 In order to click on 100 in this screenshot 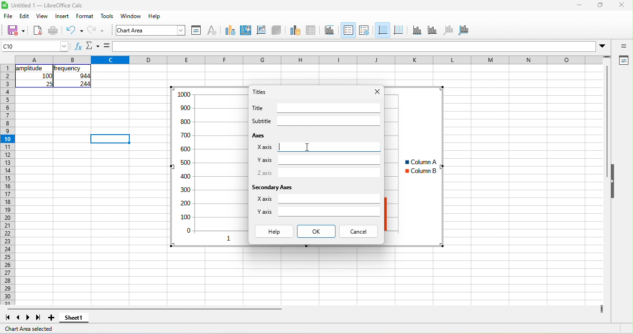, I will do `click(47, 76)`.